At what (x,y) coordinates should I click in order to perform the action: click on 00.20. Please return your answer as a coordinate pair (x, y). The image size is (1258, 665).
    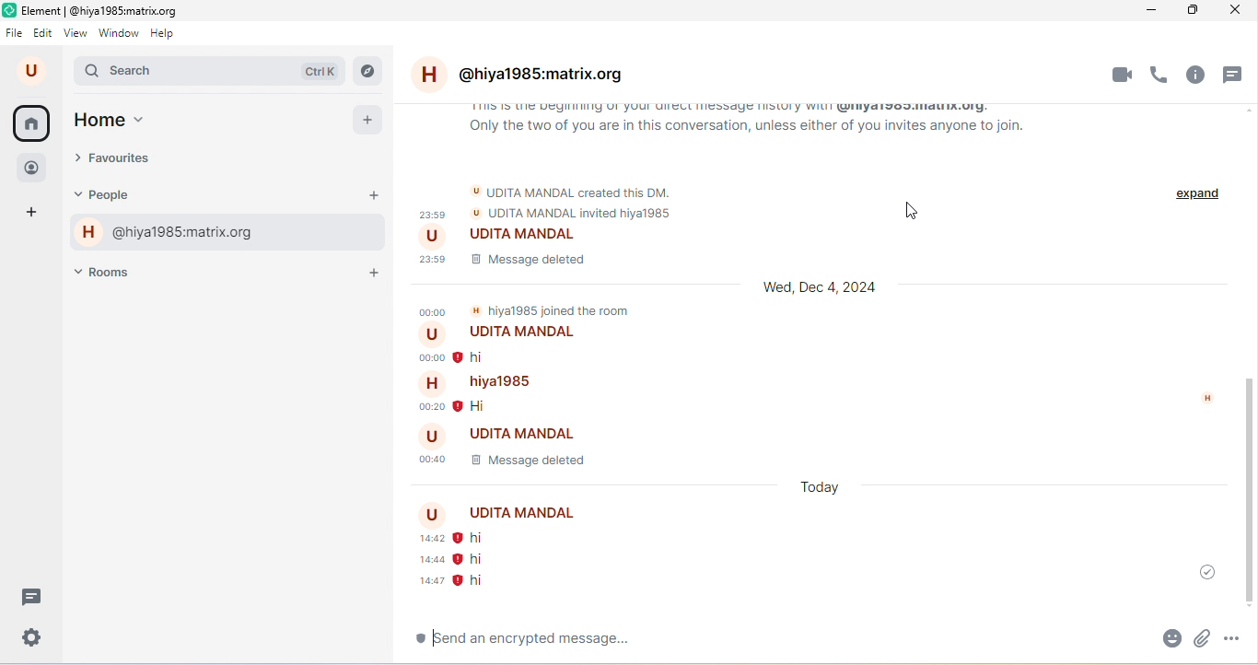
    Looking at the image, I should click on (425, 404).